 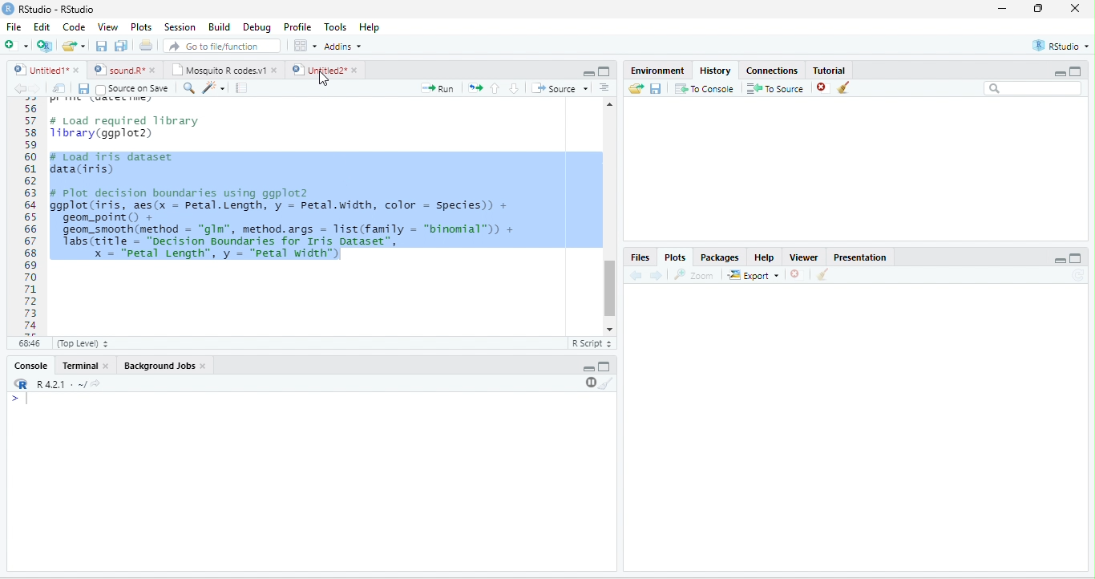 What do you see at coordinates (589, 369) in the screenshot?
I see `minimize` at bounding box center [589, 369].